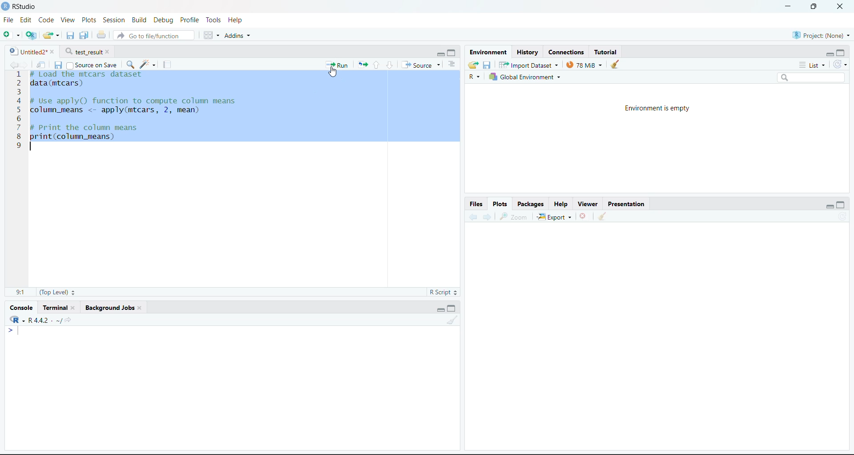 This screenshot has height=455, width=854. I want to click on Load workspace, so click(472, 65).